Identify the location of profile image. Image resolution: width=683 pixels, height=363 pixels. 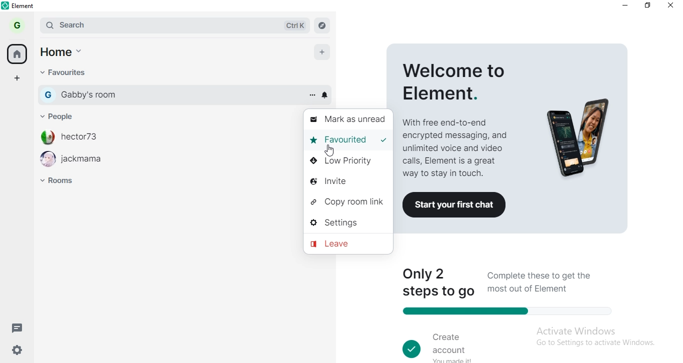
(47, 137).